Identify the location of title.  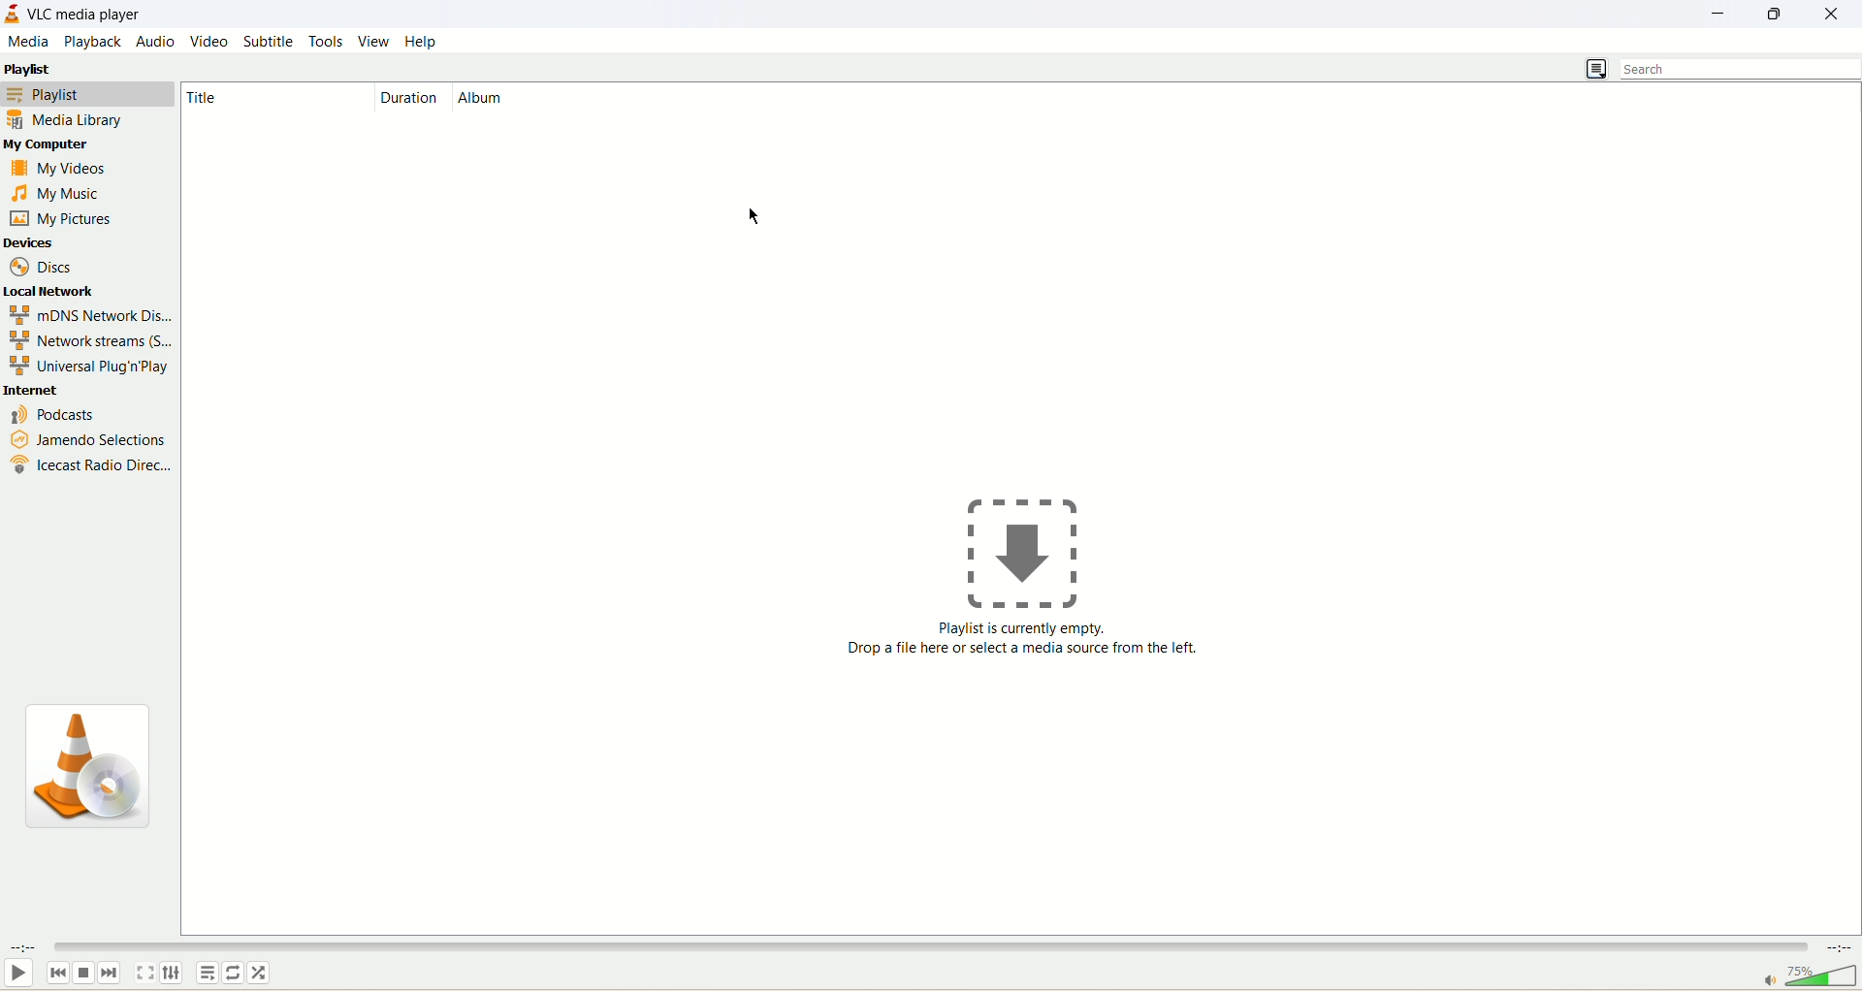
(212, 100).